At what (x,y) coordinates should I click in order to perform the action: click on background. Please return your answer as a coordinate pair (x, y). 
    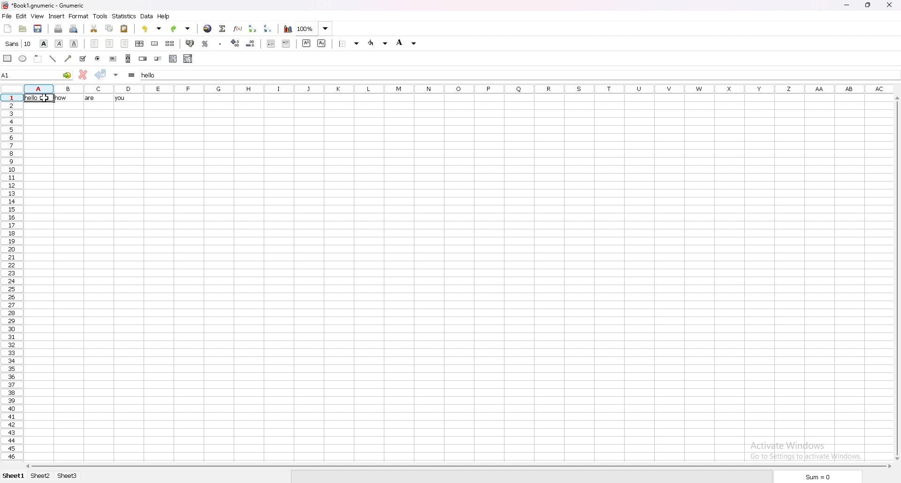
    Looking at the image, I should click on (408, 42).